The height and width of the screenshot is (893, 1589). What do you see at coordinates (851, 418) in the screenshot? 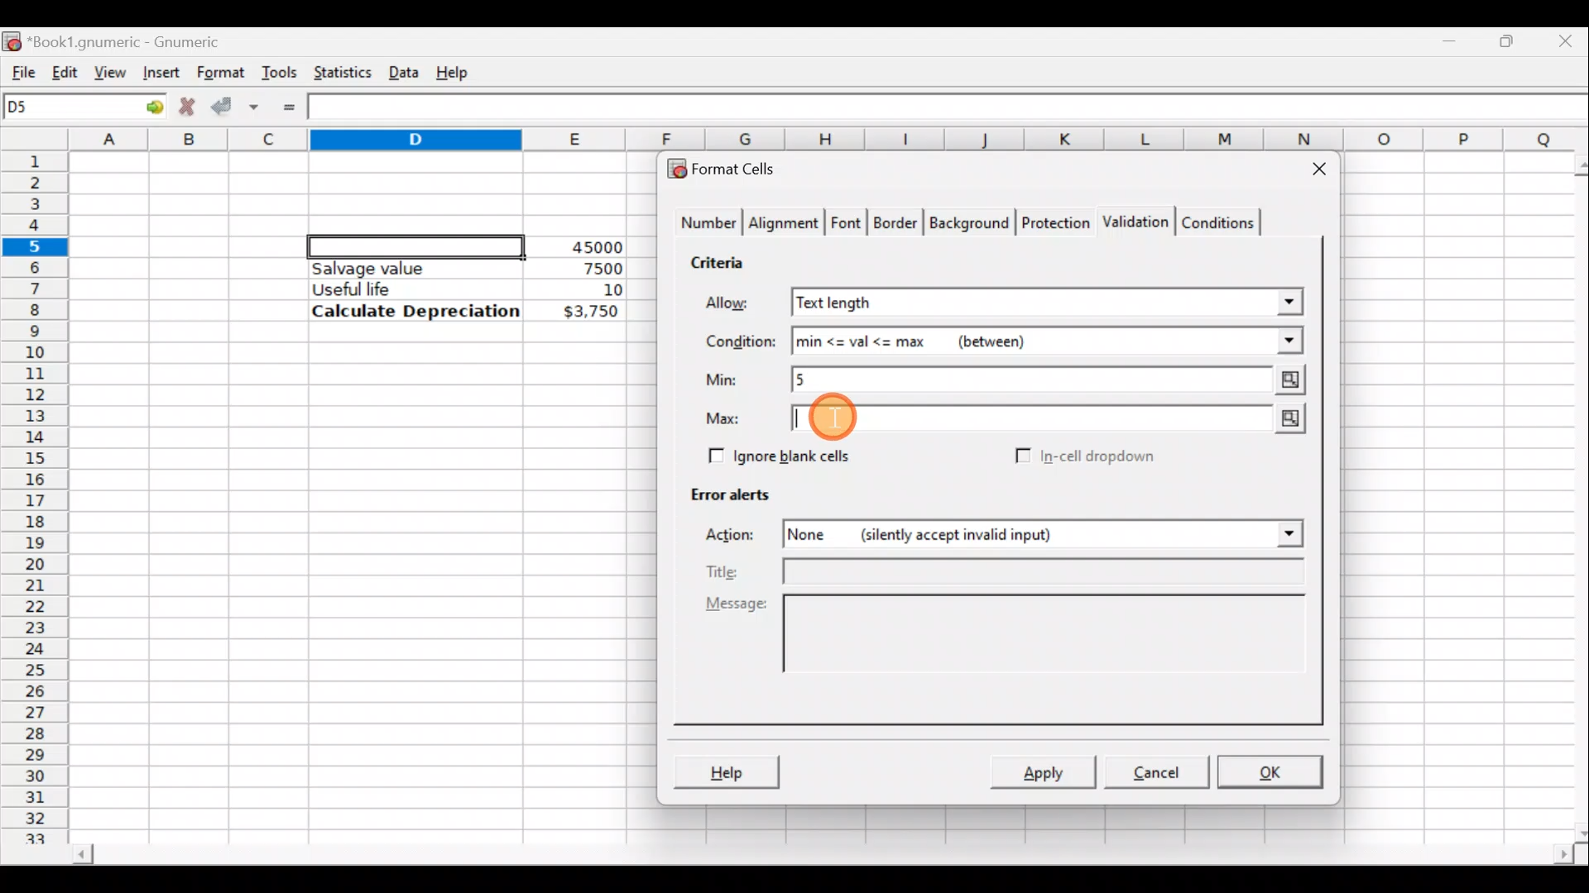
I see `Cursor on max value` at bounding box center [851, 418].